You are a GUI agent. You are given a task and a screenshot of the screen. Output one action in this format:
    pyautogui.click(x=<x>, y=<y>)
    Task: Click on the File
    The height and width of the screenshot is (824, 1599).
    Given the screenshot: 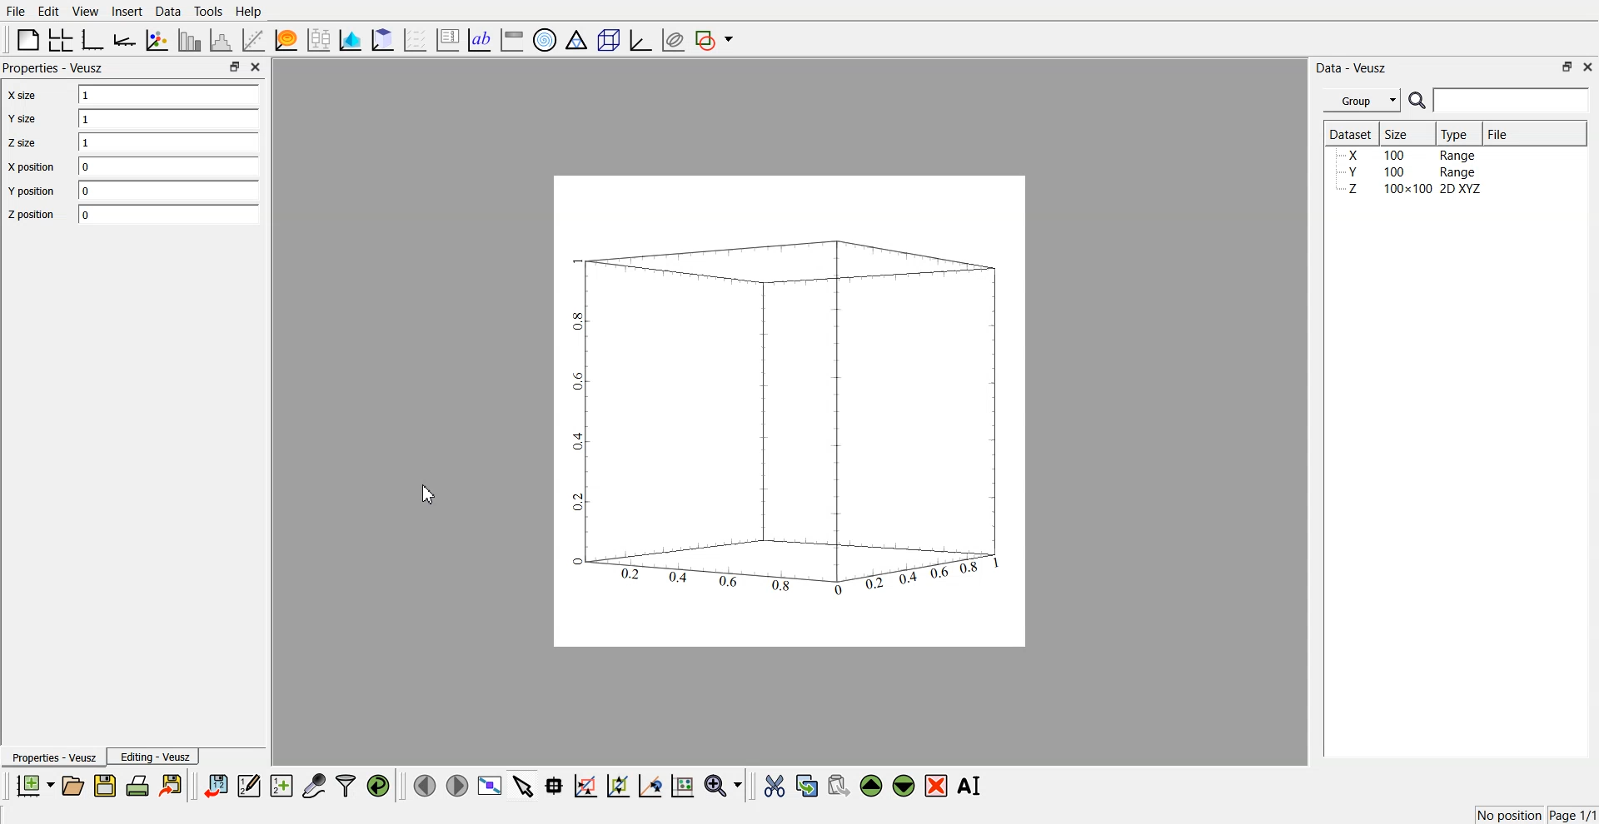 What is the action you would take?
    pyautogui.click(x=16, y=11)
    